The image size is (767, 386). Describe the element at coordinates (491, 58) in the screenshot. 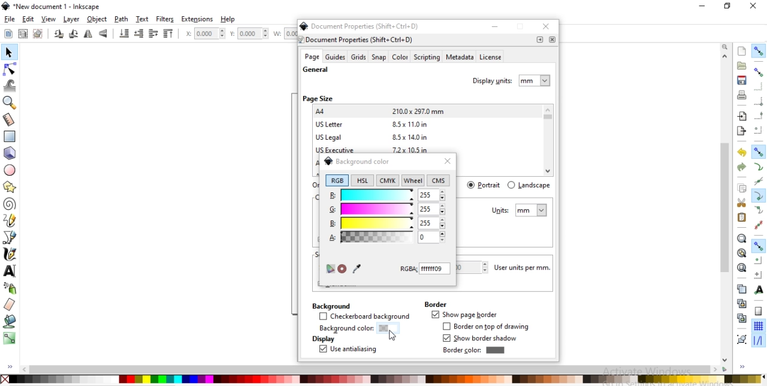

I see `license` at that location.